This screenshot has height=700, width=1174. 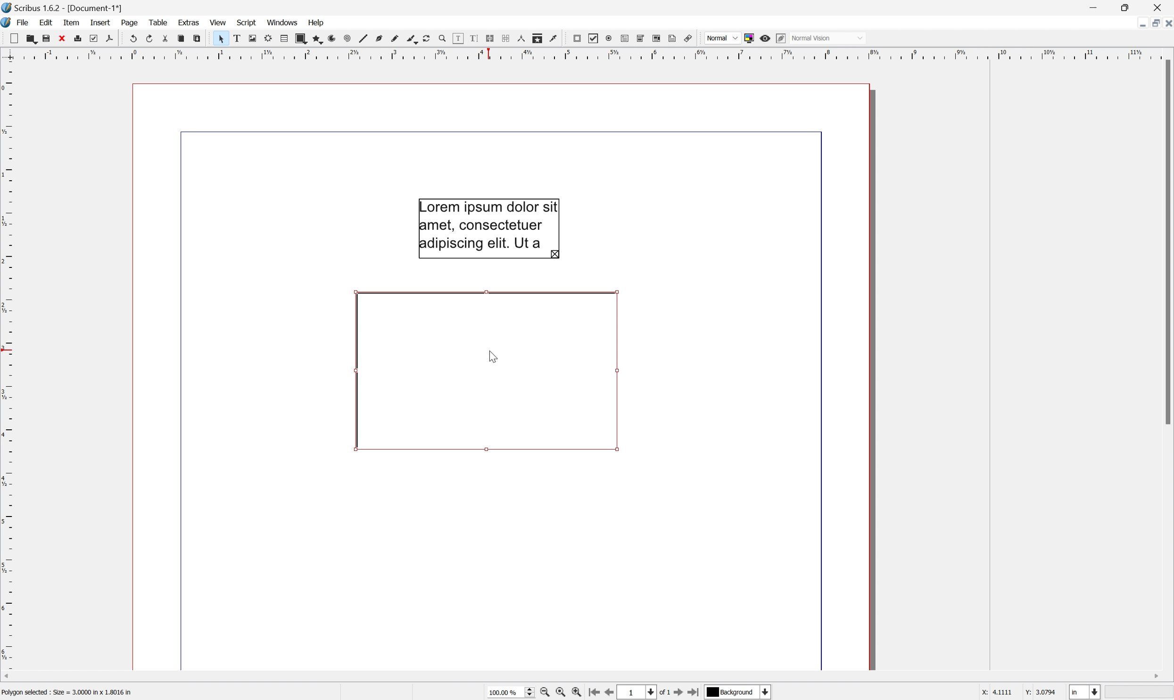 What do you see at coordinates (165, 37) in the screenshot?
I see `Cut` at bounding box center [165, 37].